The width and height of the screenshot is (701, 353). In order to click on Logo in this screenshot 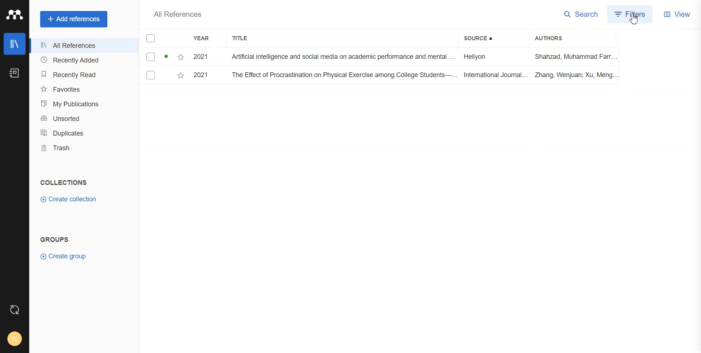, I will do `click(15, 14)`.